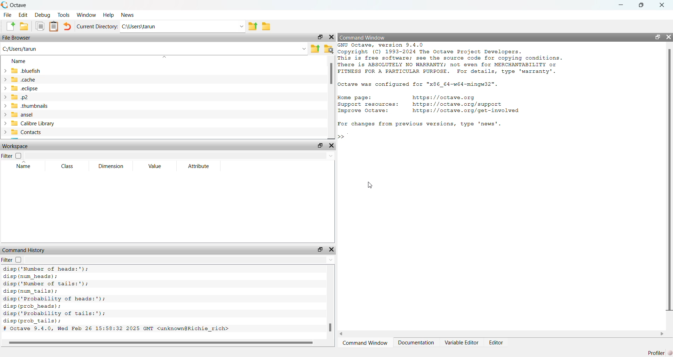 The width and height of the screenshot is (673, 357). I want to click on Command Window, so click(365, 343).